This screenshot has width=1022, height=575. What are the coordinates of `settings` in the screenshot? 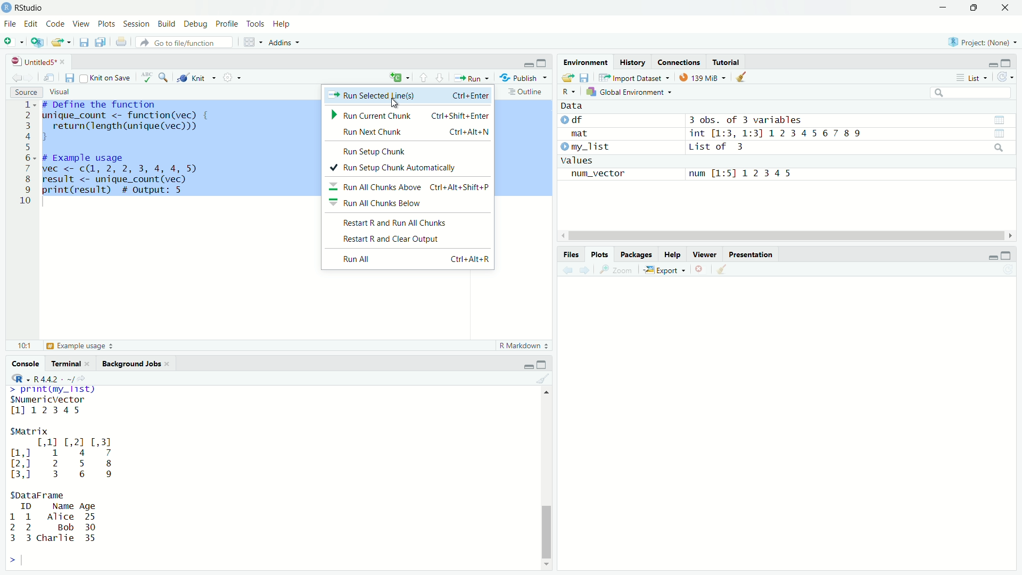 It's located at (230, 77).